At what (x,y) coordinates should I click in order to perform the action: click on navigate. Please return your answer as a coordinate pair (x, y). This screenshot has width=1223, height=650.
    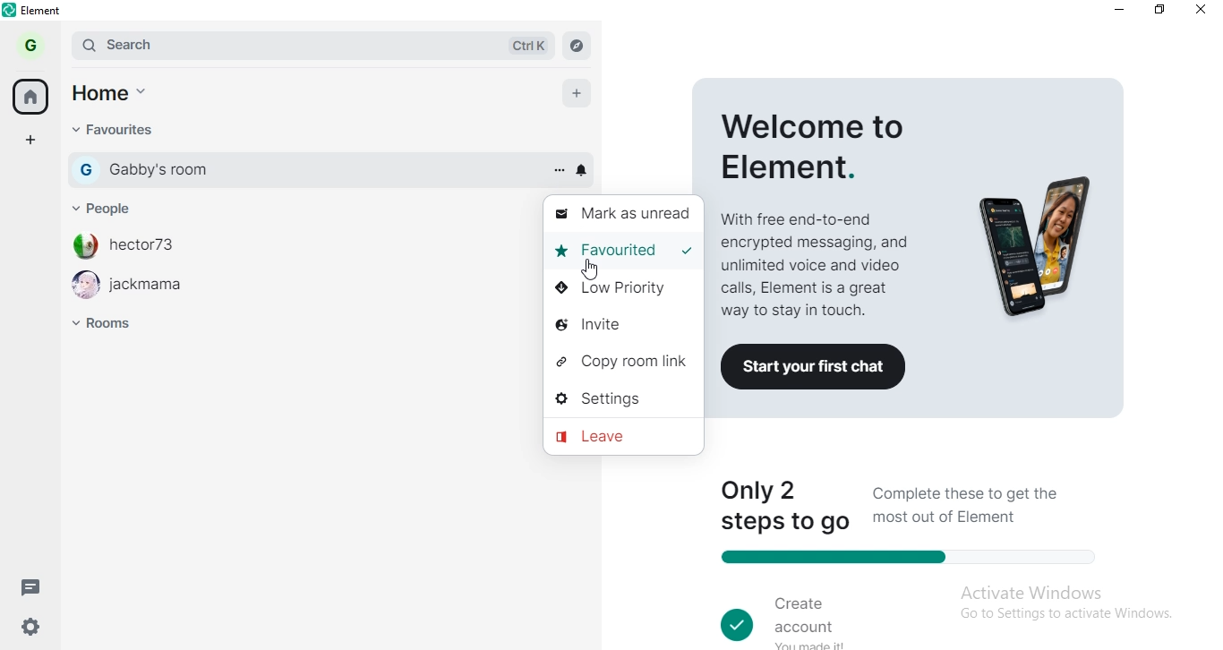
    Looking at the image, I should click on (579, 46).